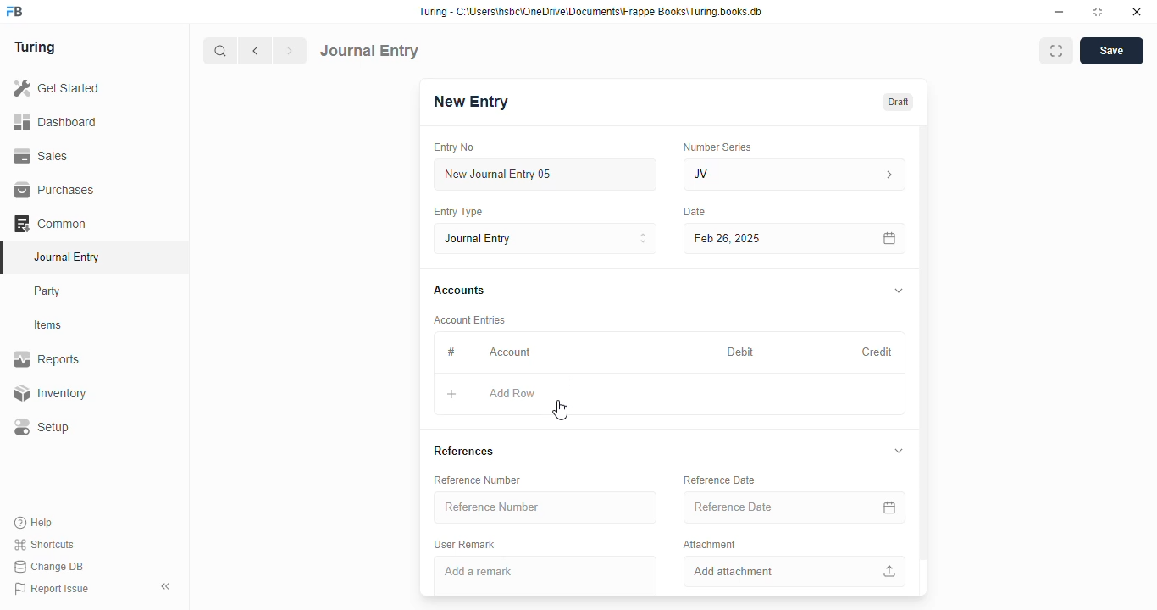 Image resolution: width=1157 pixels, height=610 pixels. I want to click on help, so click(35, 522).